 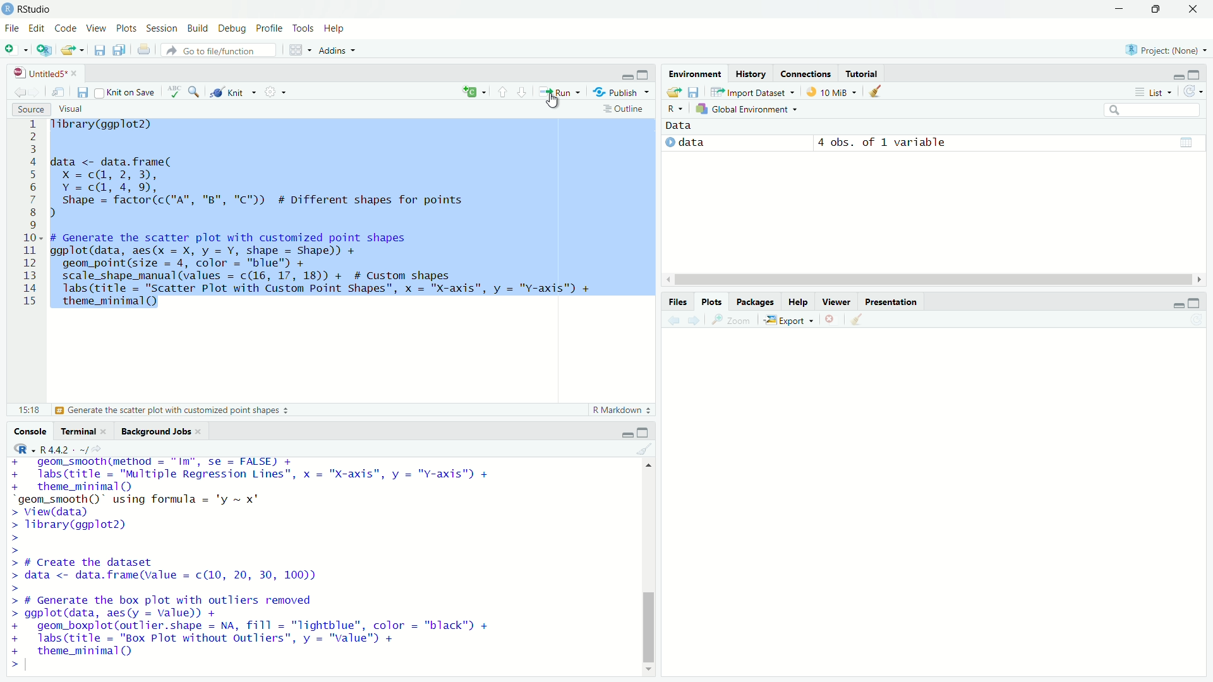 What do you see at coordinates (28, 410) in the screenshot?
I see `9:1` at bounding box center [28, 410].